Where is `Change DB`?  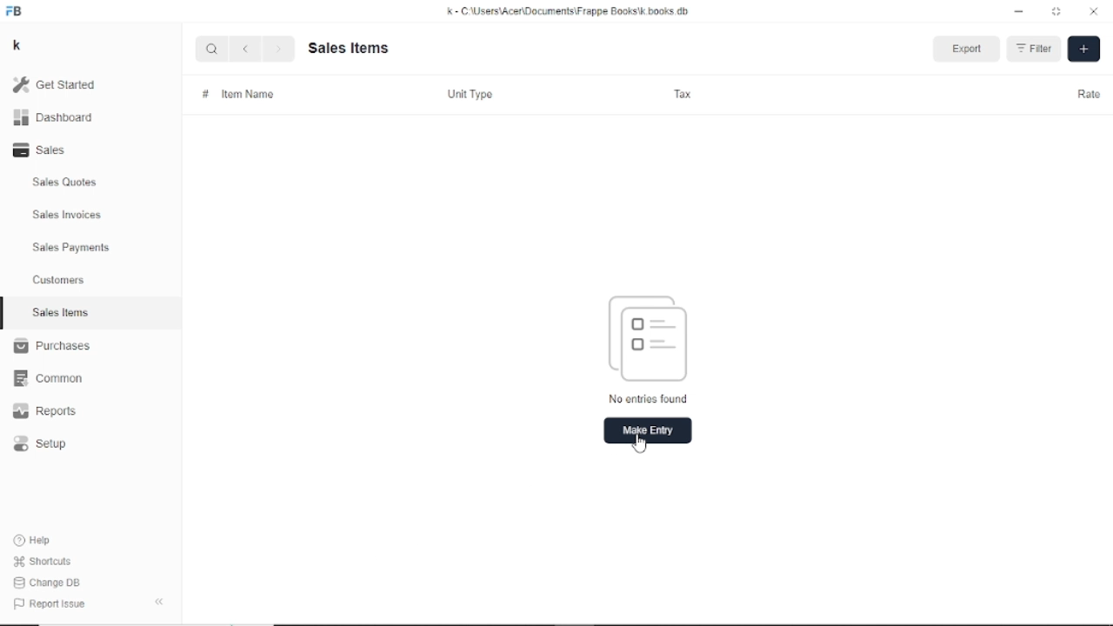
Change DB is located at coordinates (50, 583).